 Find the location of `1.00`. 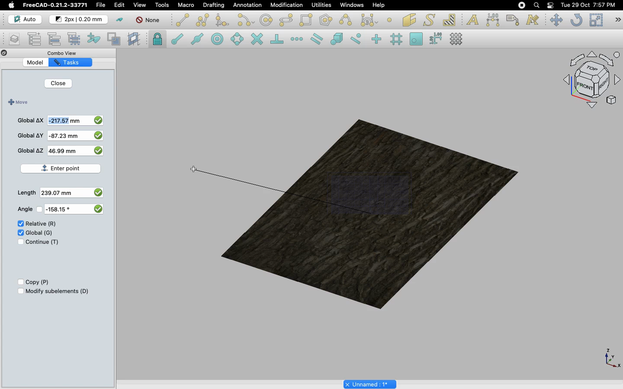

1.00 is located at coordinates (63, 136).